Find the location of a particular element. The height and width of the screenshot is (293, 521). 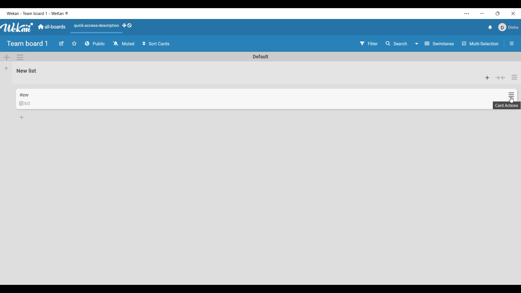

Card name is located at coordinates (24, 95).